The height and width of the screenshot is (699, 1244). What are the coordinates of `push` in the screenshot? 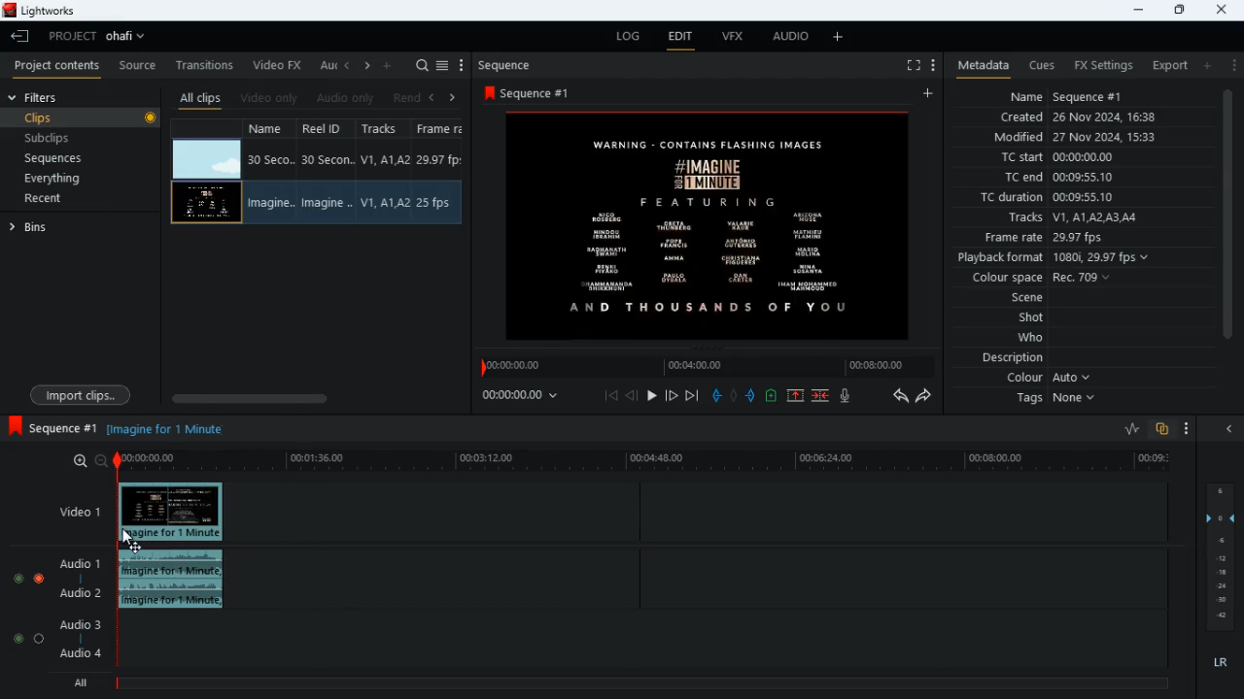 It's located at (751, 397).